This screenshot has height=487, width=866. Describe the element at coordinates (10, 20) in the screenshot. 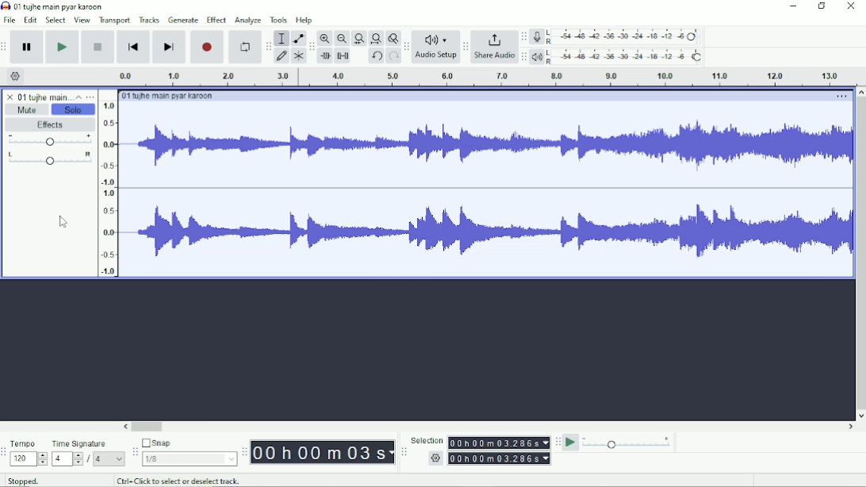

I see `File` at that location.